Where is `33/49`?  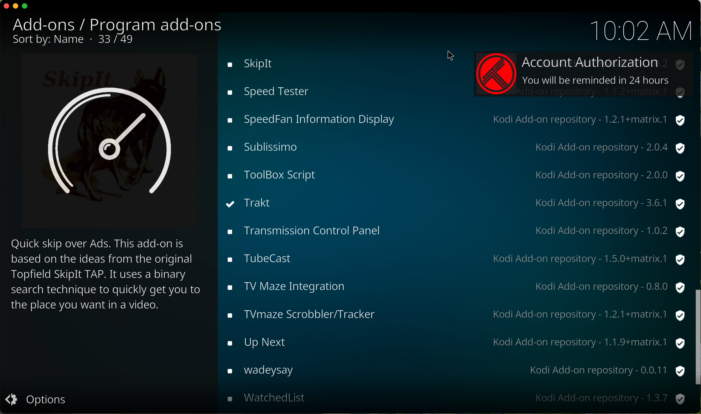 33/49 is located at coordinates (118, 39).